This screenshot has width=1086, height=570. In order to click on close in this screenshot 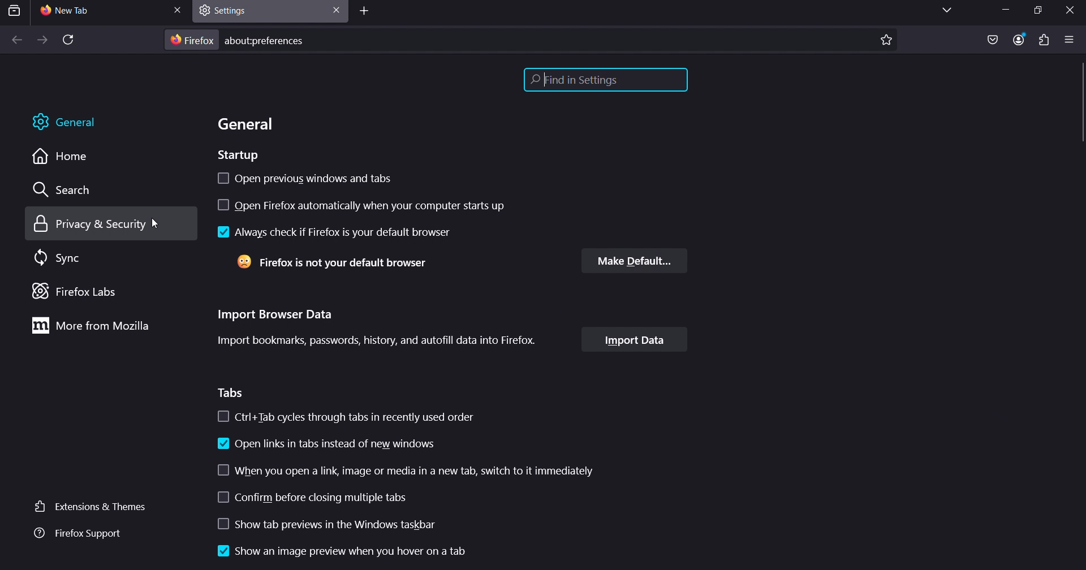, I will do `click(178, 9)`.